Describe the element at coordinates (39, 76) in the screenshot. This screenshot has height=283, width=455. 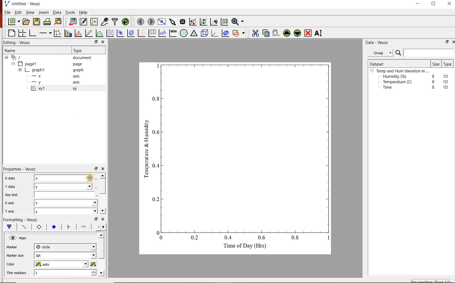
I see `x` at that location.